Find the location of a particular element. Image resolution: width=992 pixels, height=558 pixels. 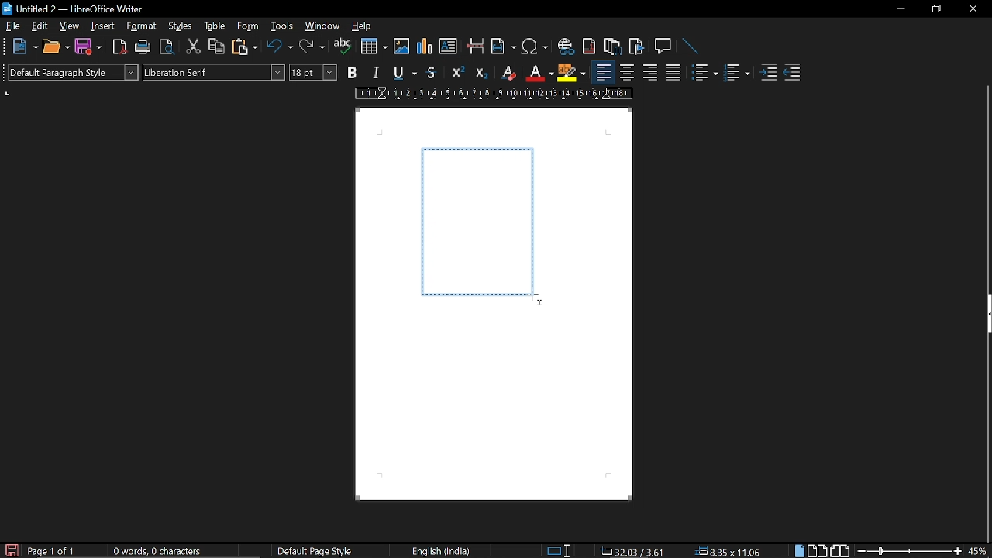

underline is located at coordinates (402, 73).